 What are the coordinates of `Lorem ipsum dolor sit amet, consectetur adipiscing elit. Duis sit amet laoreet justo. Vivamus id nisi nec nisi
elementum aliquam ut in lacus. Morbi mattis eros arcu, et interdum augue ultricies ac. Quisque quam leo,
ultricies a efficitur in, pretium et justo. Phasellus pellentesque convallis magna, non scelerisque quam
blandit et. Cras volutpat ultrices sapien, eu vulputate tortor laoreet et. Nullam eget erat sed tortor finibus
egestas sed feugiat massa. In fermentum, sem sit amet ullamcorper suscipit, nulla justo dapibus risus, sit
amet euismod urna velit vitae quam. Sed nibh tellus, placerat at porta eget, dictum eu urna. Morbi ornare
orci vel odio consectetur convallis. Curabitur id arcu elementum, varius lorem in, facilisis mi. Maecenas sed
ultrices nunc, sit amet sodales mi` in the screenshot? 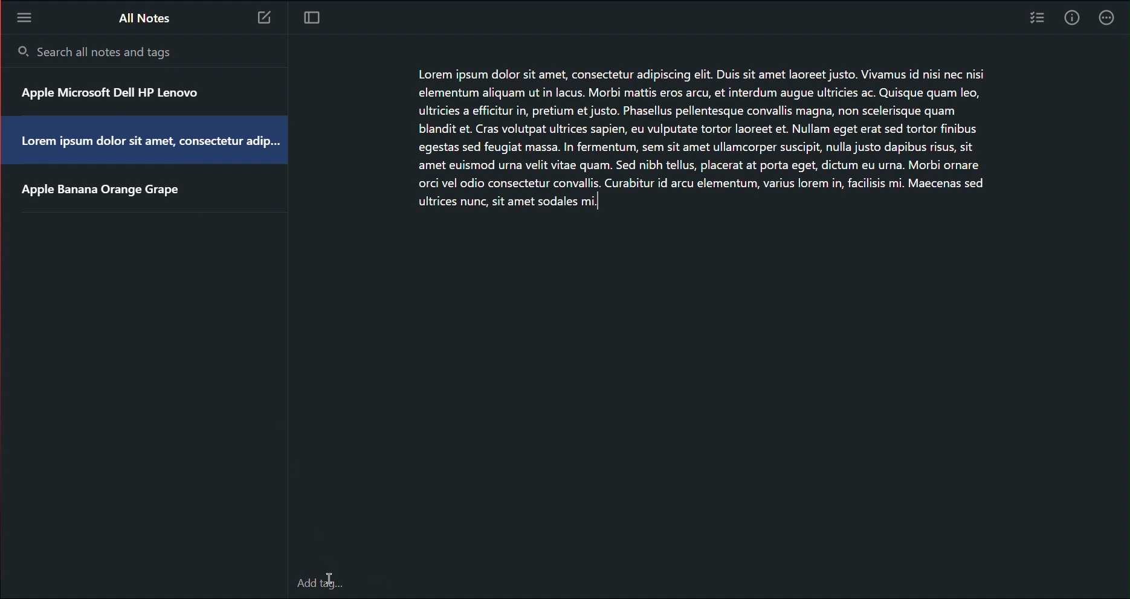 It's located at (714, 144).